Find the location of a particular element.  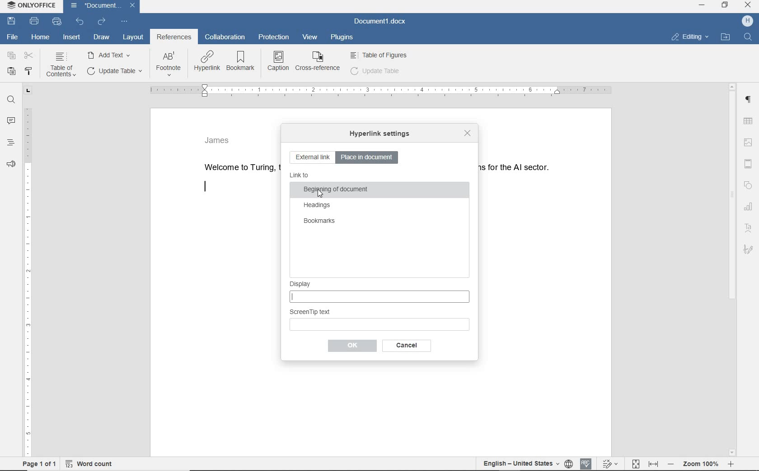

view is located at coordinates (309, 37).